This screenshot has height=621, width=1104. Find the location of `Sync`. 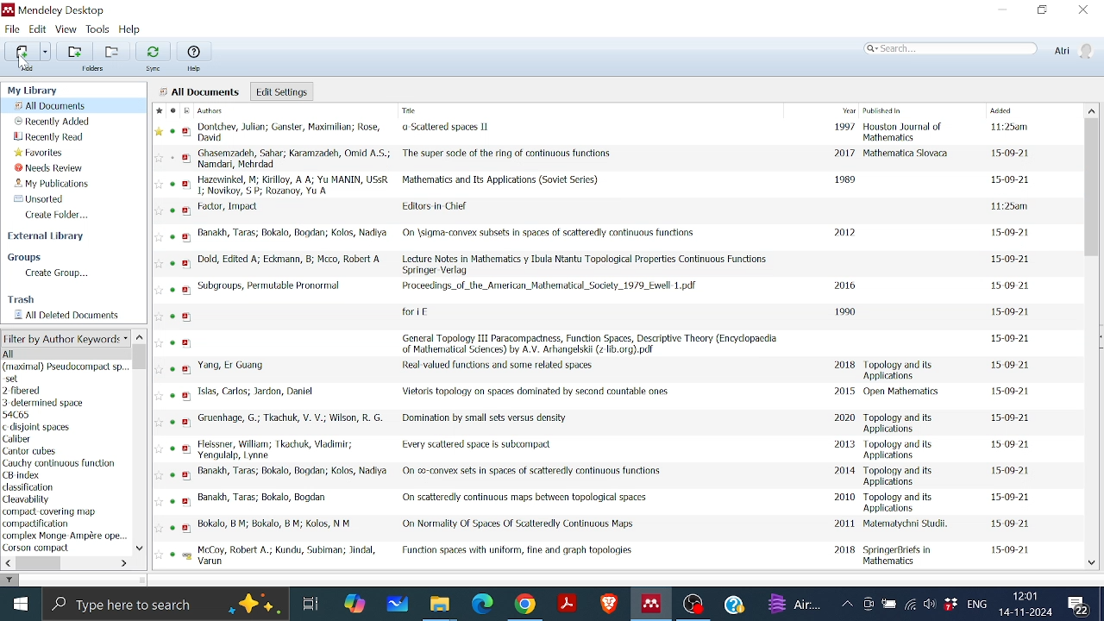

Sync is located at coordinates (154, 51).